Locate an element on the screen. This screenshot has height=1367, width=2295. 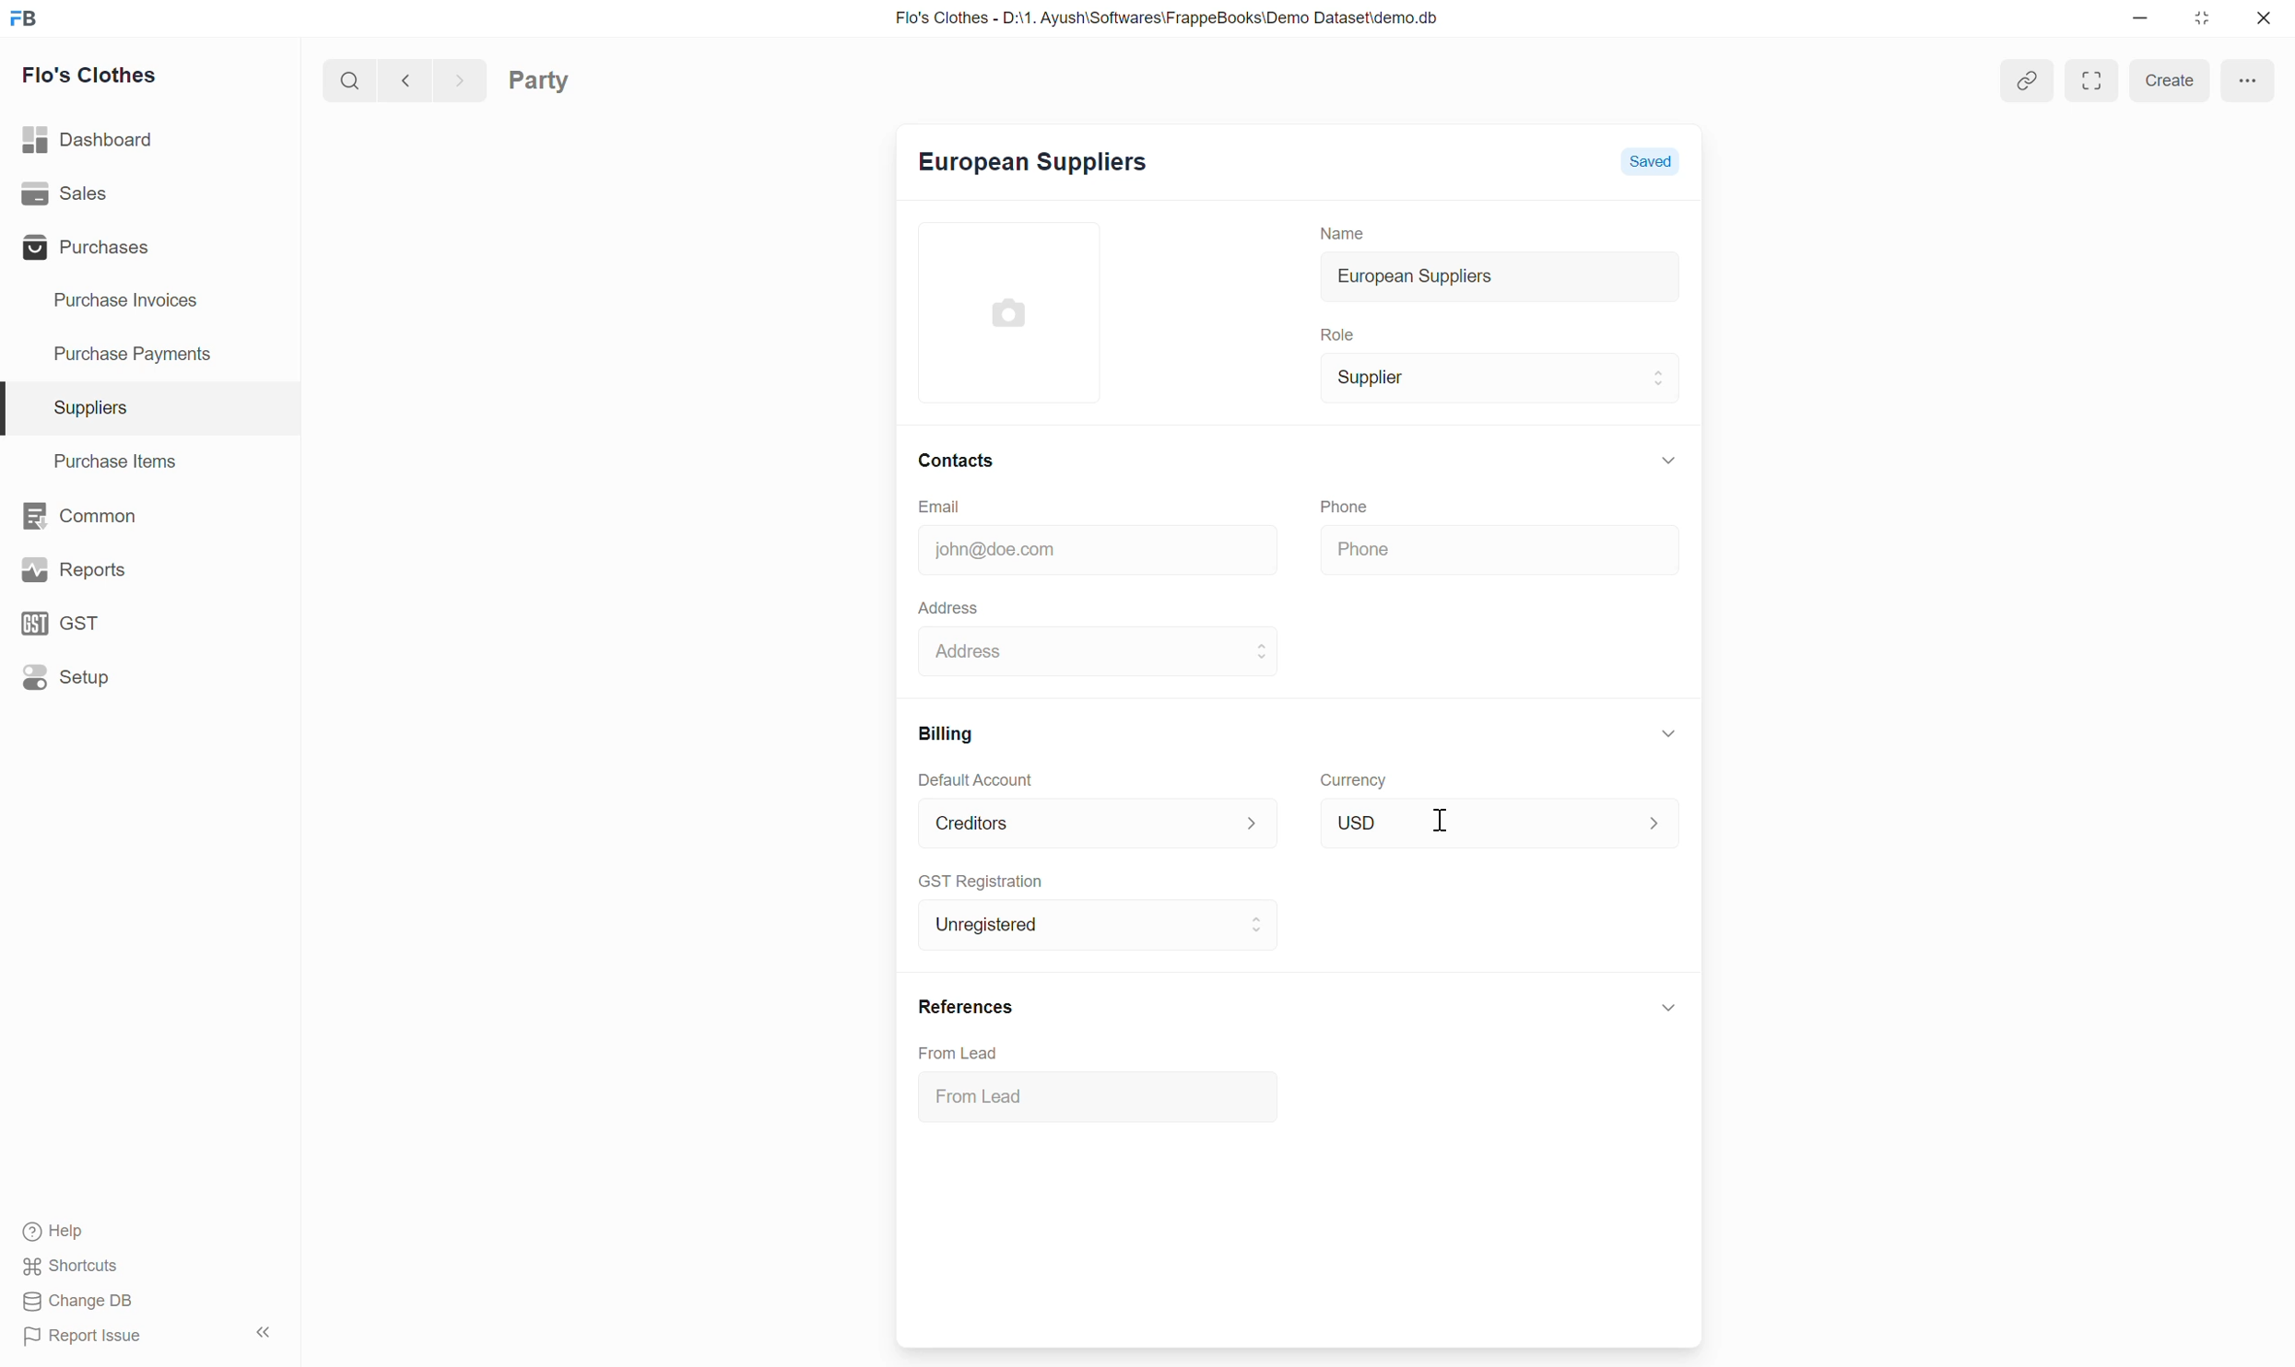
Name is located at coordinates (1332, 228).